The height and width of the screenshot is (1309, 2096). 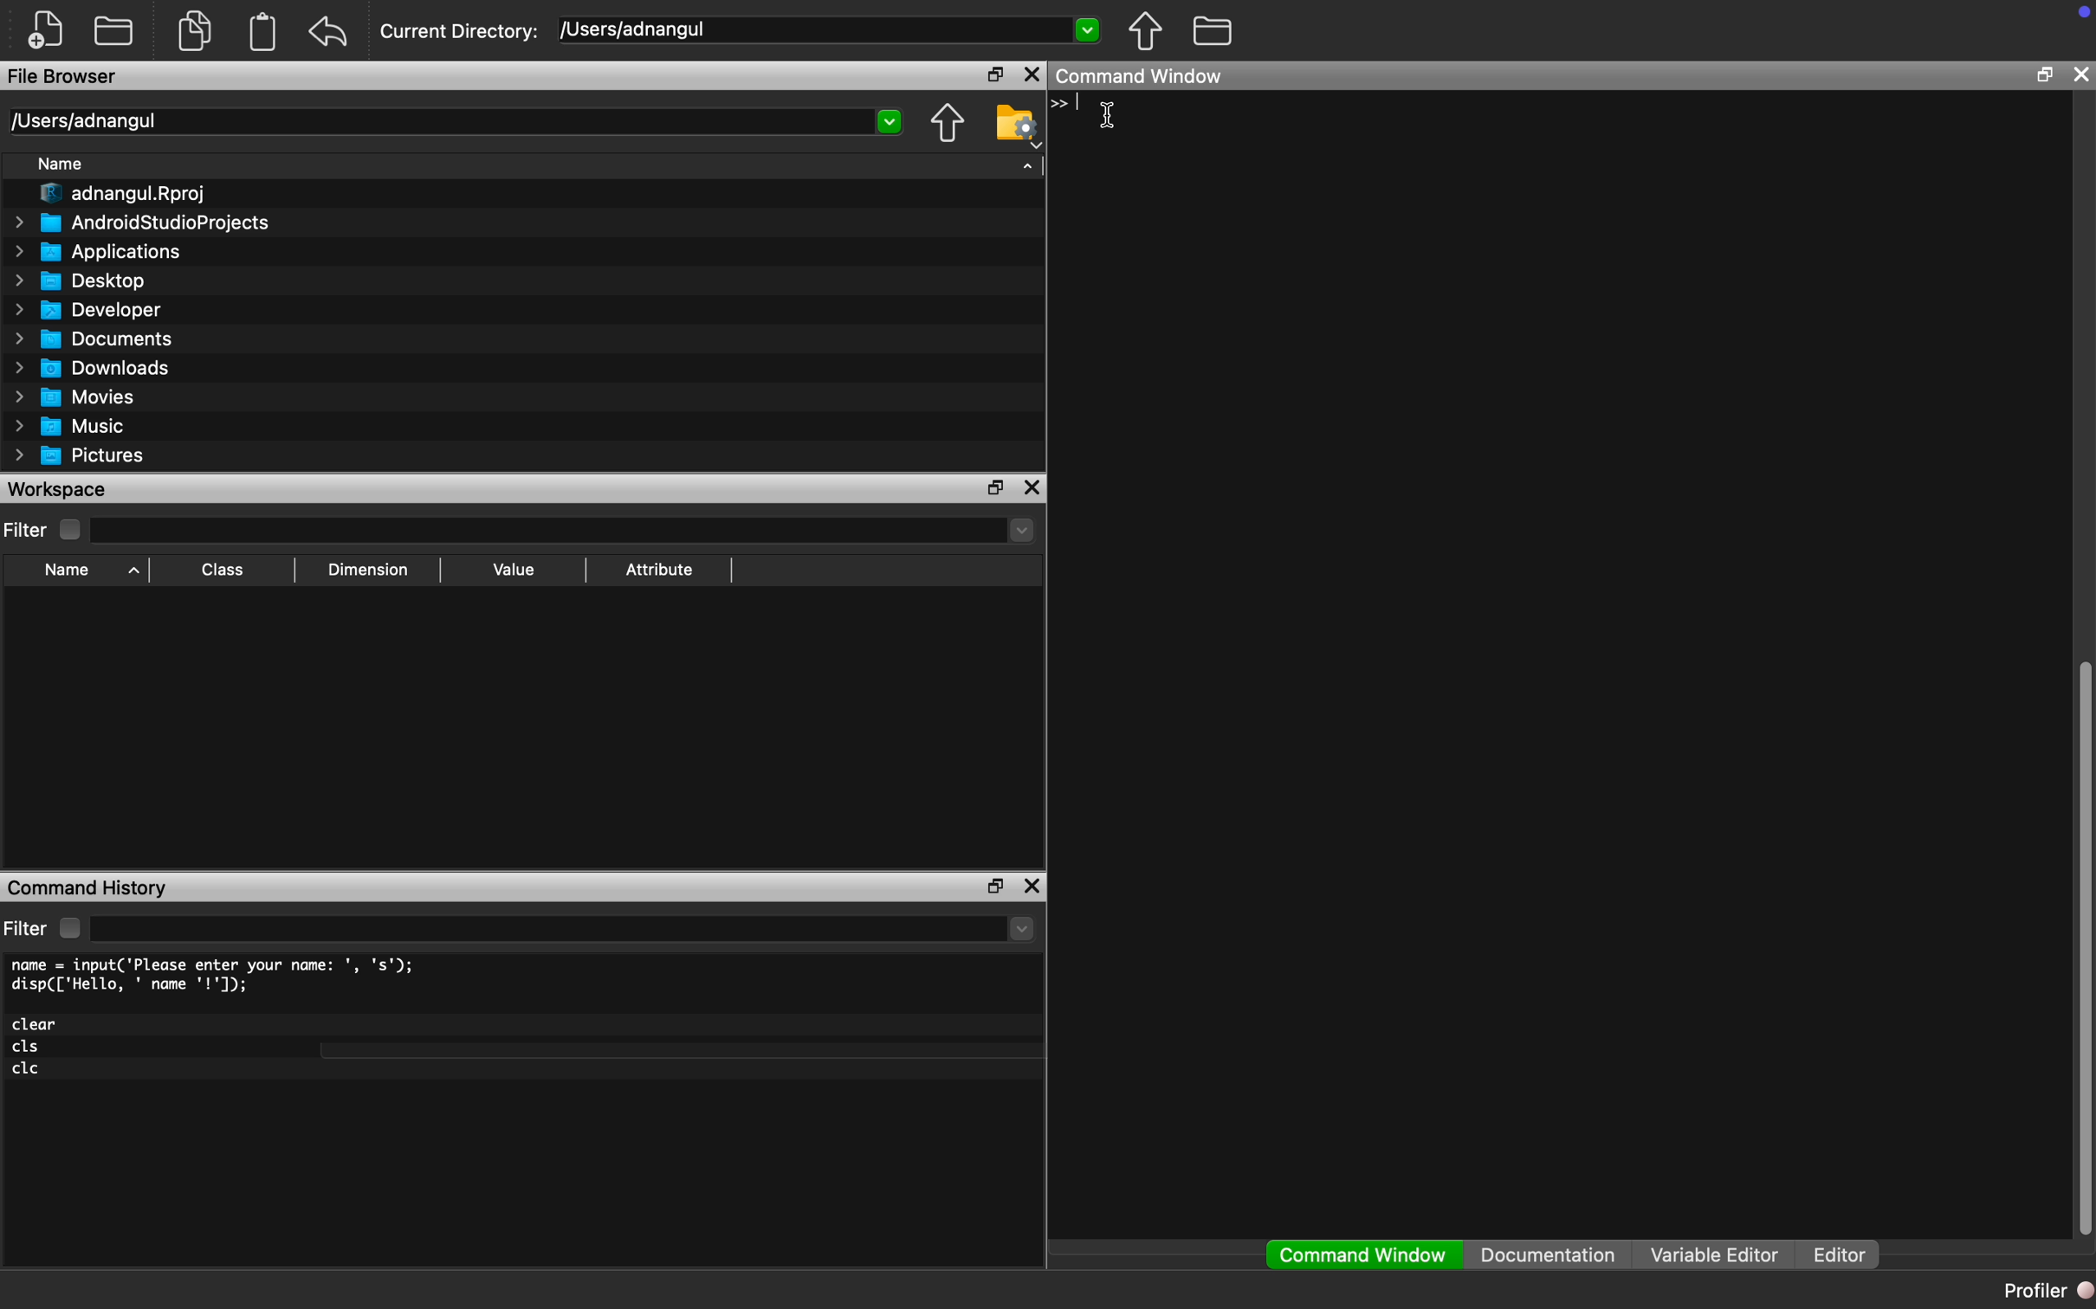 What do you see at coordinates (80, 281) in the screenshot?
I see `Desktop` at bounding box center [80, 281].